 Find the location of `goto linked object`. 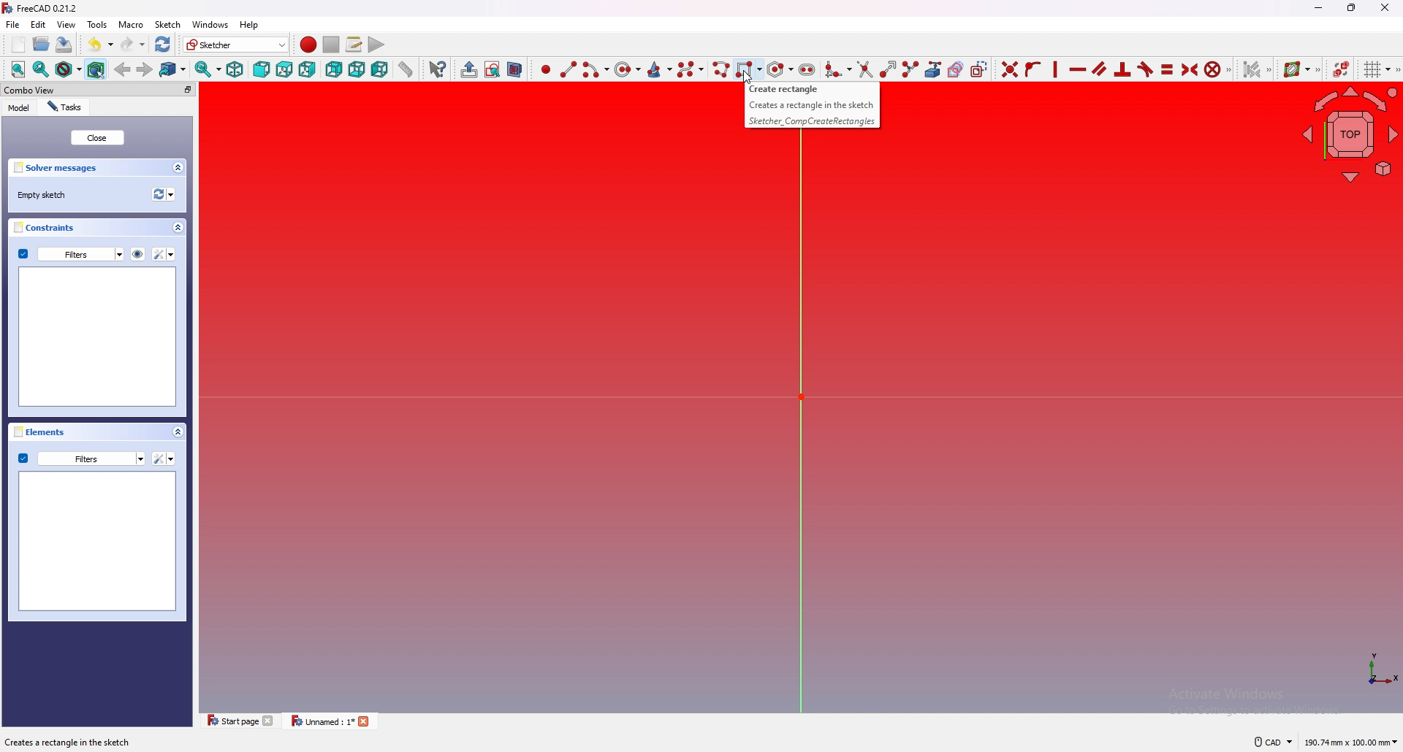

goto linked object is located at coordinates (174, 69).